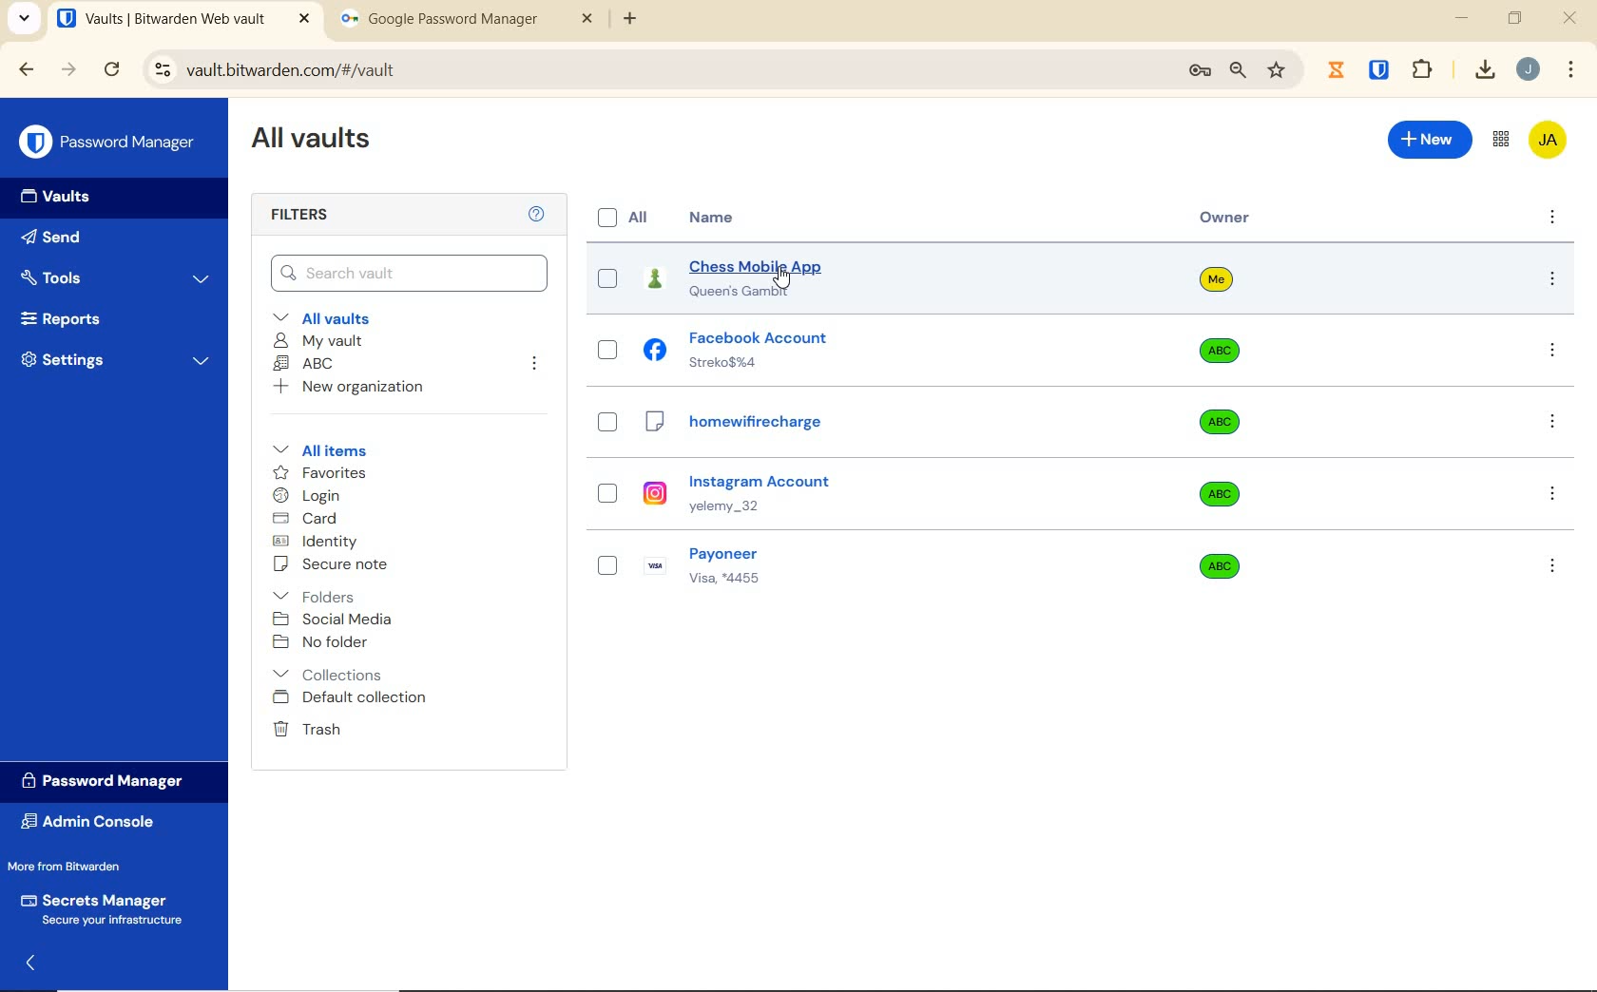  What do you see at coordinates (113, 70) in the screenshot?
I see `reload` at bounding box center [113, 70].